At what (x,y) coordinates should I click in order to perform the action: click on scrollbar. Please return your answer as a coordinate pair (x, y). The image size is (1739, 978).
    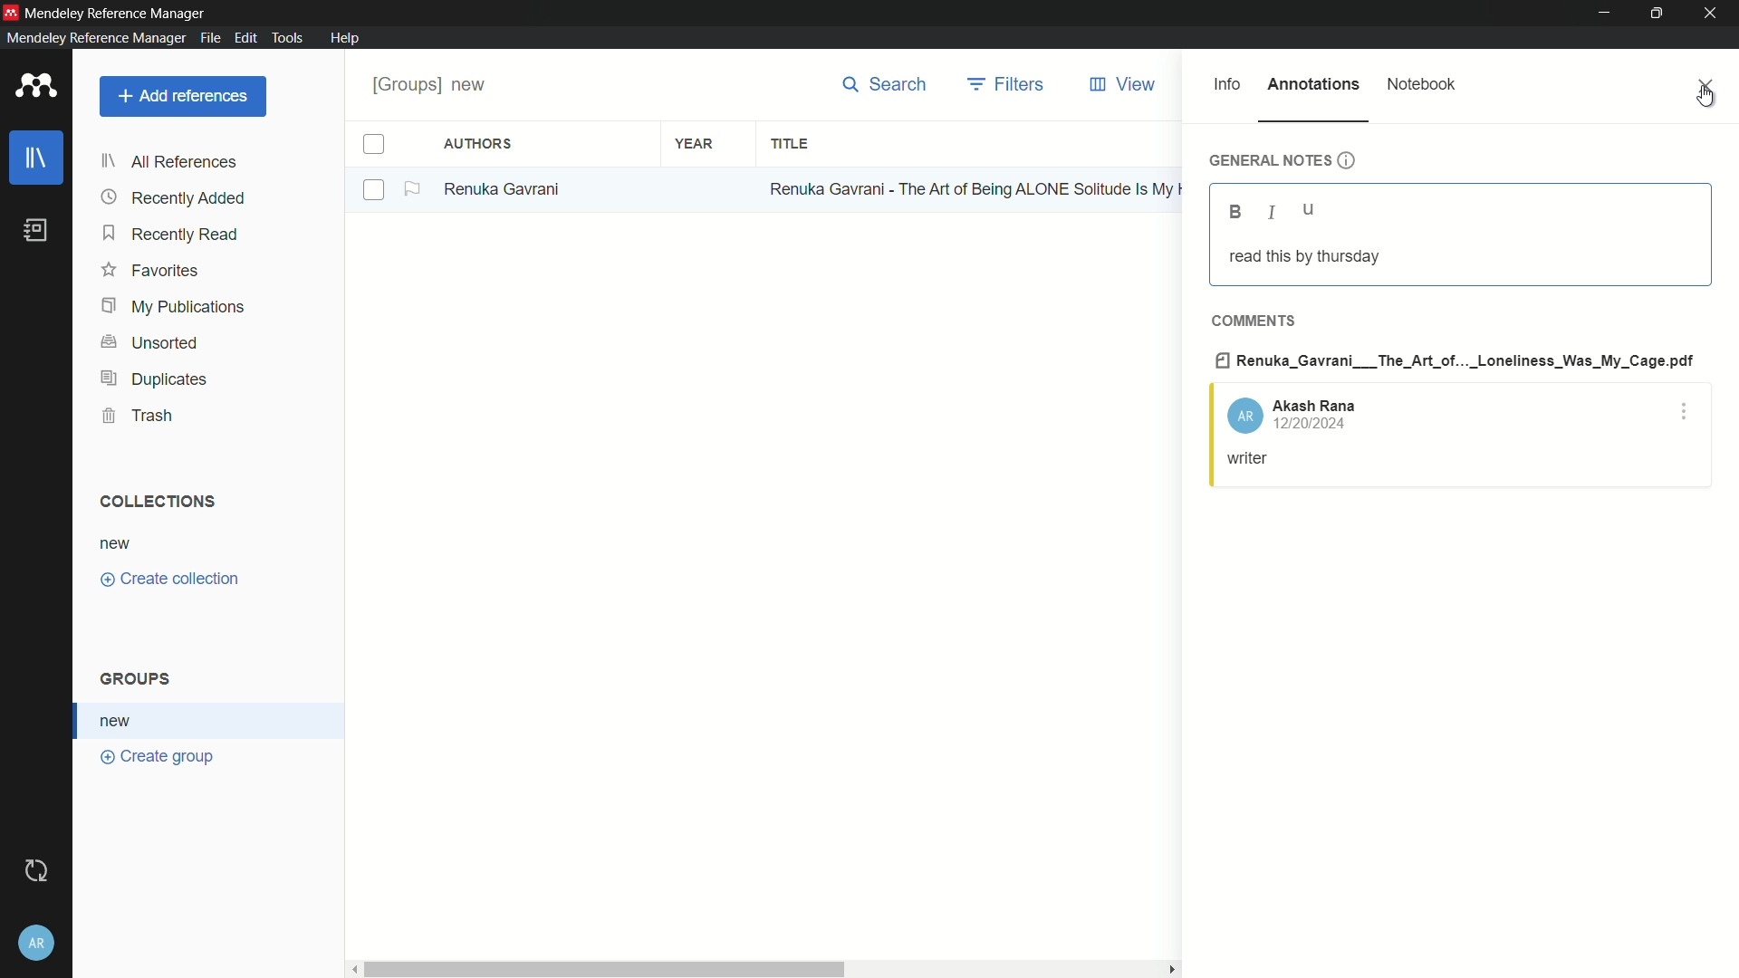
    Looking at the image, I should click on (601, 967).